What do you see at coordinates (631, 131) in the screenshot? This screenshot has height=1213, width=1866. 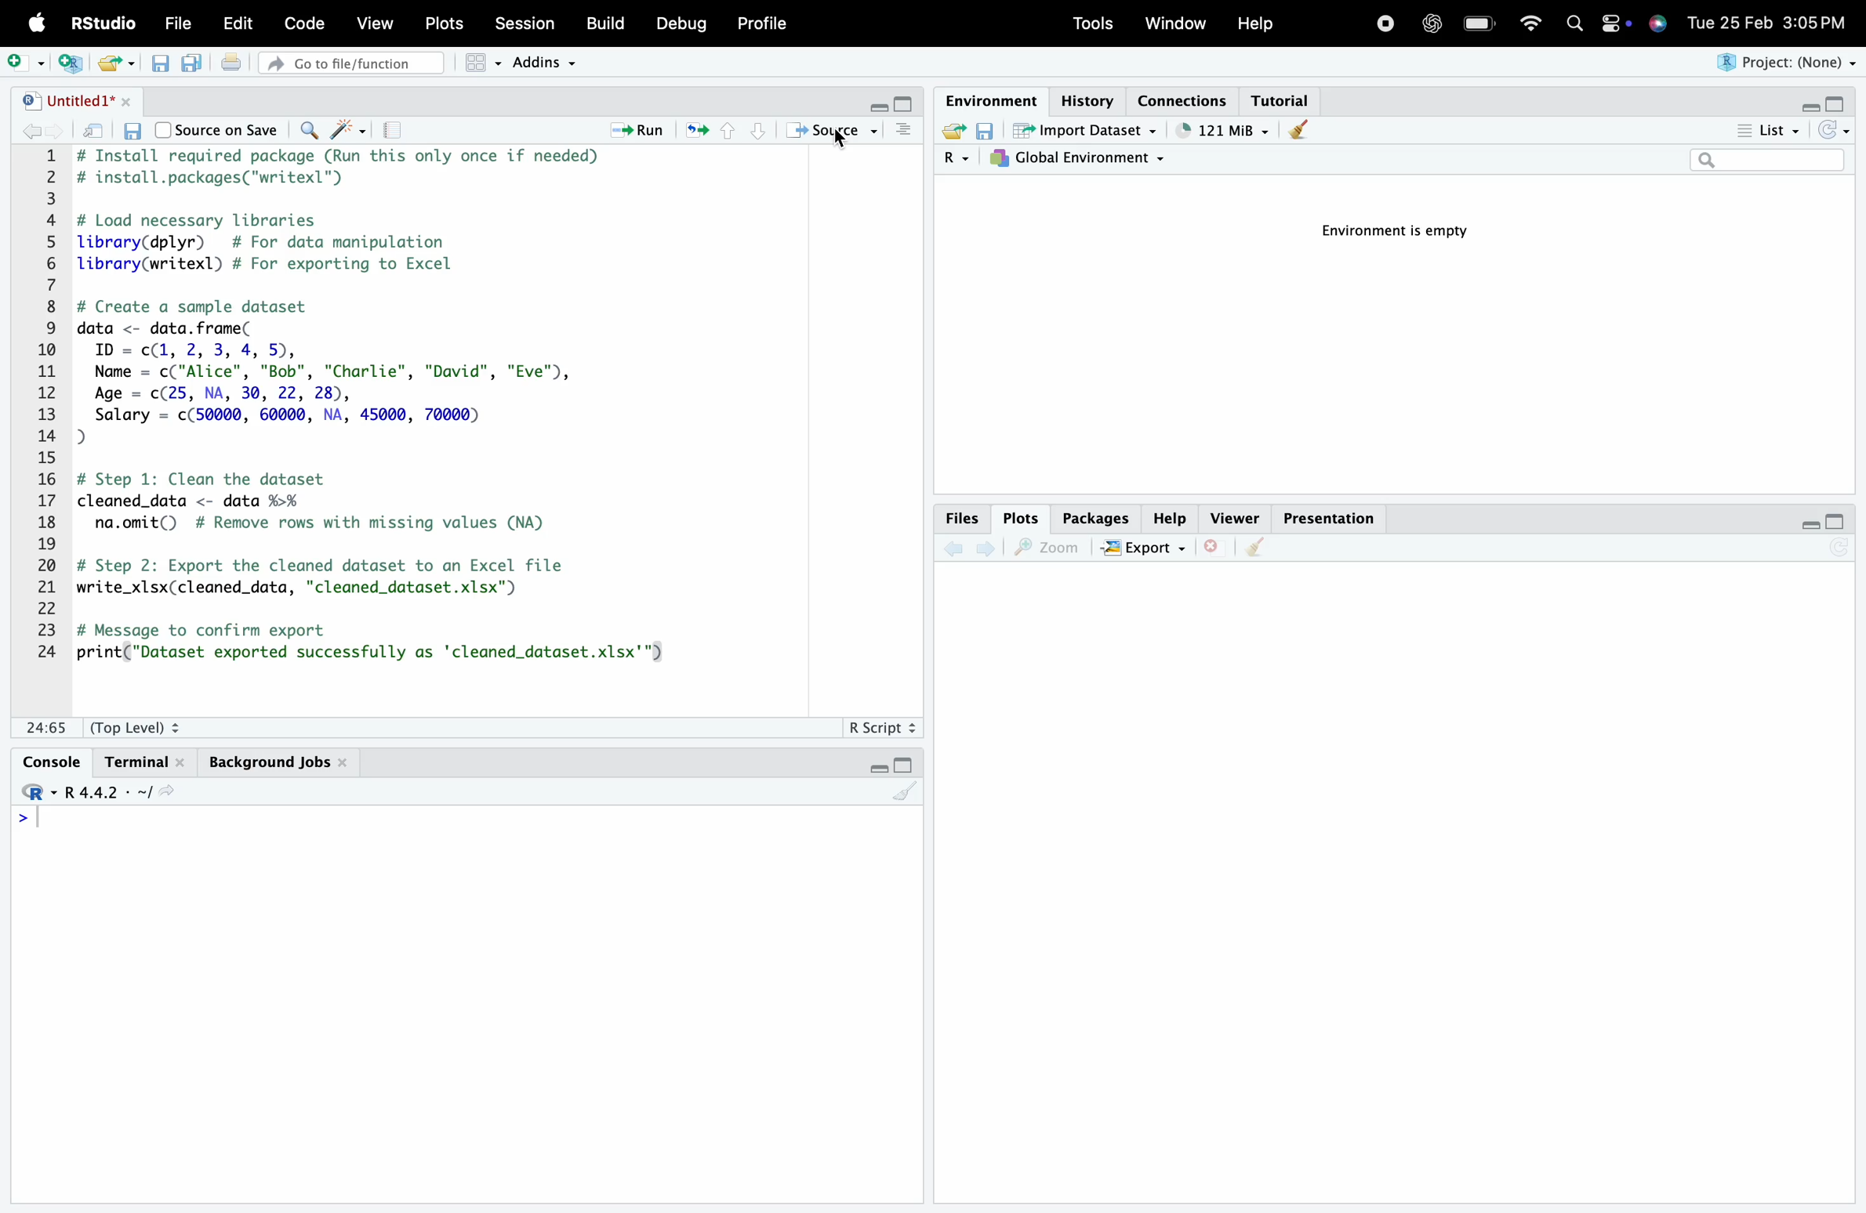 I see `Run the current line or selection (Ctrl + Enter)` at bounding box center [631, 131].